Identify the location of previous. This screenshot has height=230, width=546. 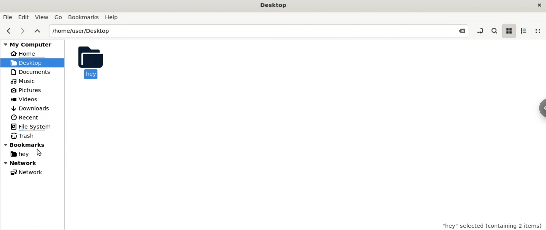
(8, 31).